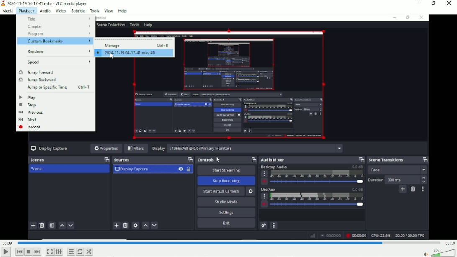 This screenshot has height=257, width=457. Describe the element at coordinates (56, 51) in the screenshot. I see `renderer` at that location.